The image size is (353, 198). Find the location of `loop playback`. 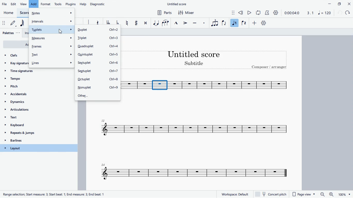

loop playback is located at coordinates (259, 13).